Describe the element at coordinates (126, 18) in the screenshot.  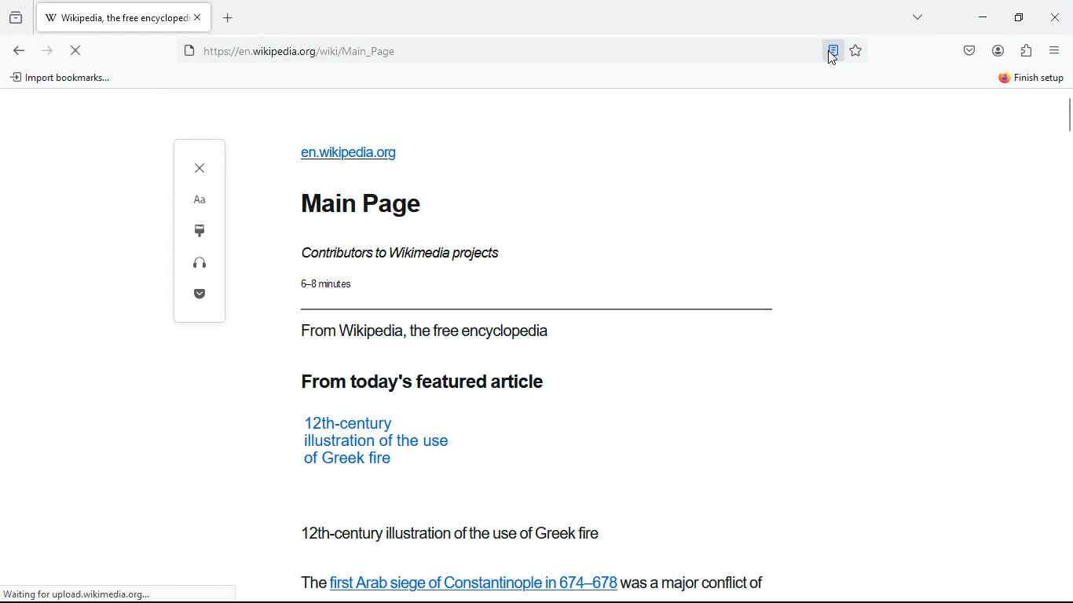
I see `tab` at that location.